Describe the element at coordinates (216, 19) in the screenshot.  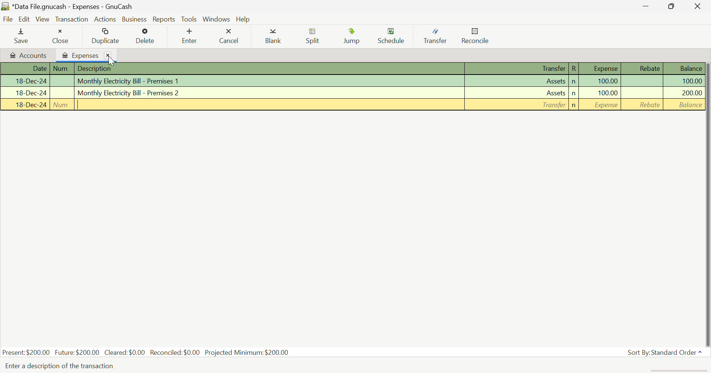
I see `Windows` at that location.